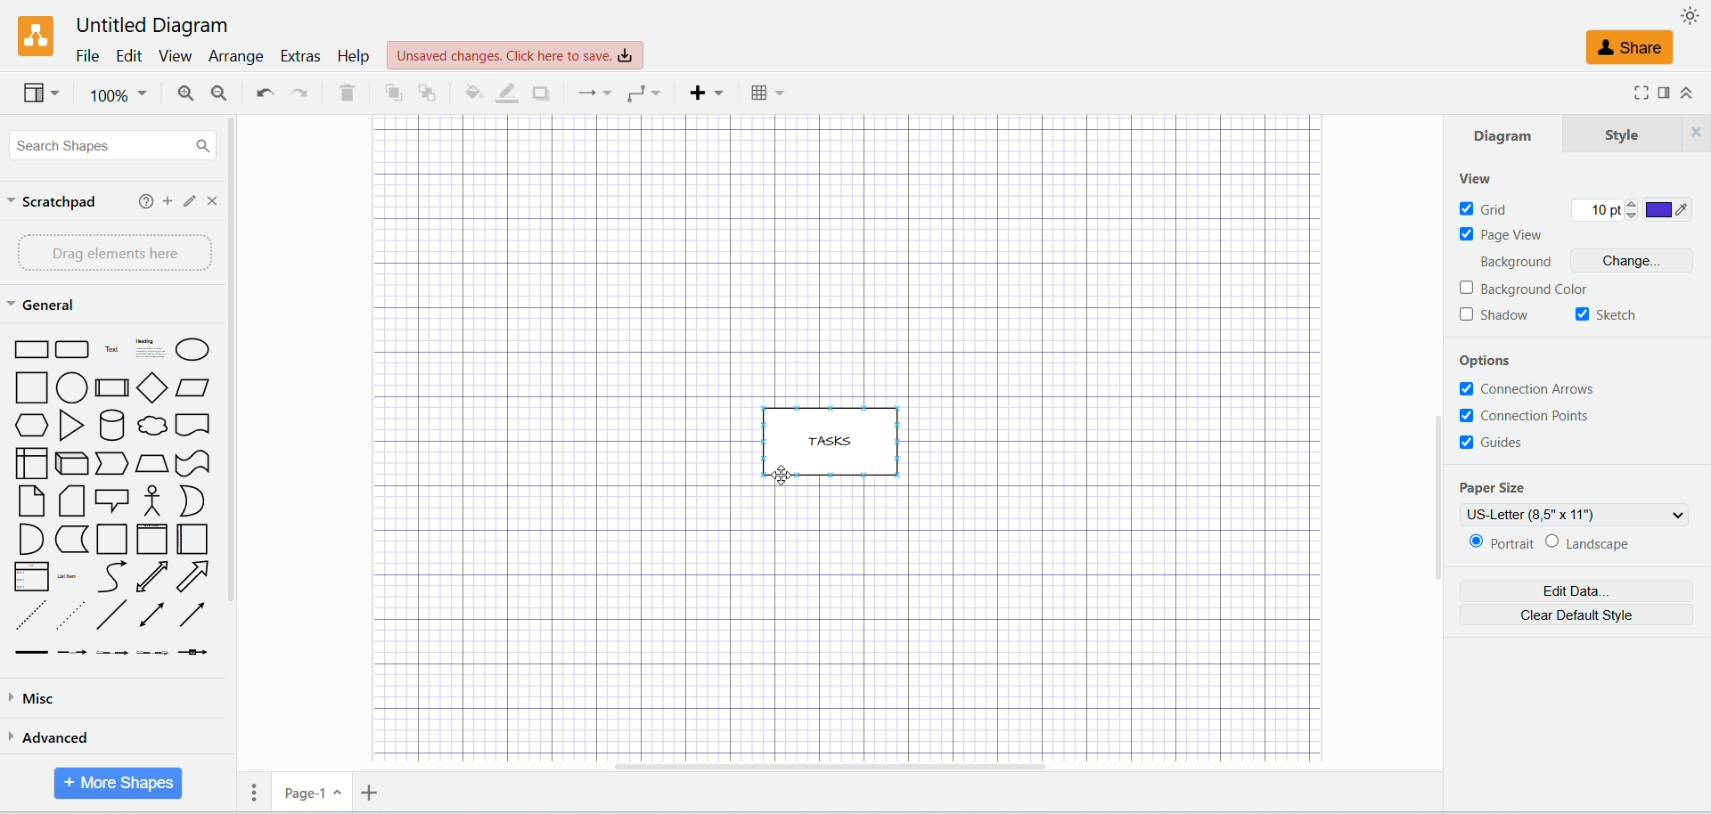  What do you see at coordinates (39, 93) in the screenshot?
I see `view` at bounding box center [39, 93].